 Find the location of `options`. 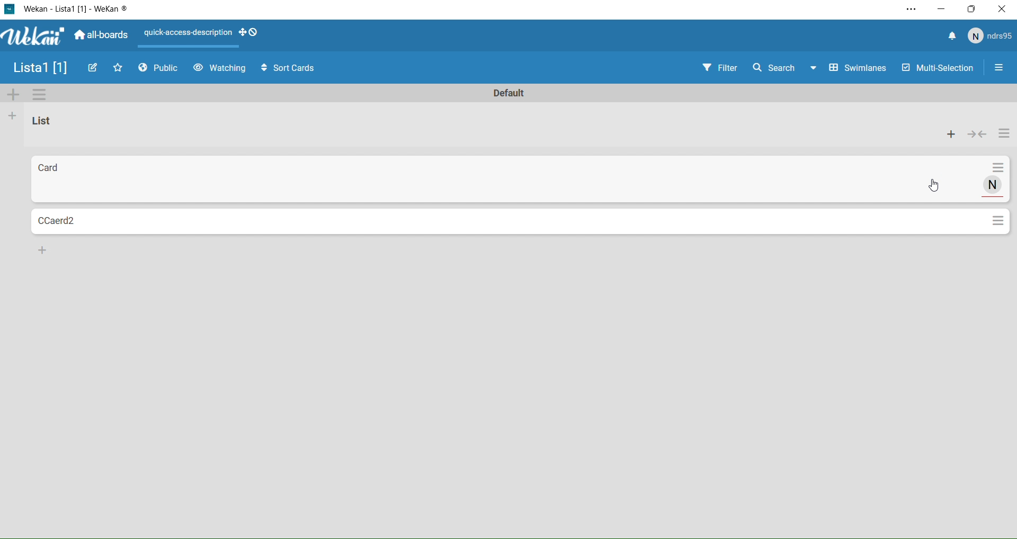

options is located at coordinates (40, 95).